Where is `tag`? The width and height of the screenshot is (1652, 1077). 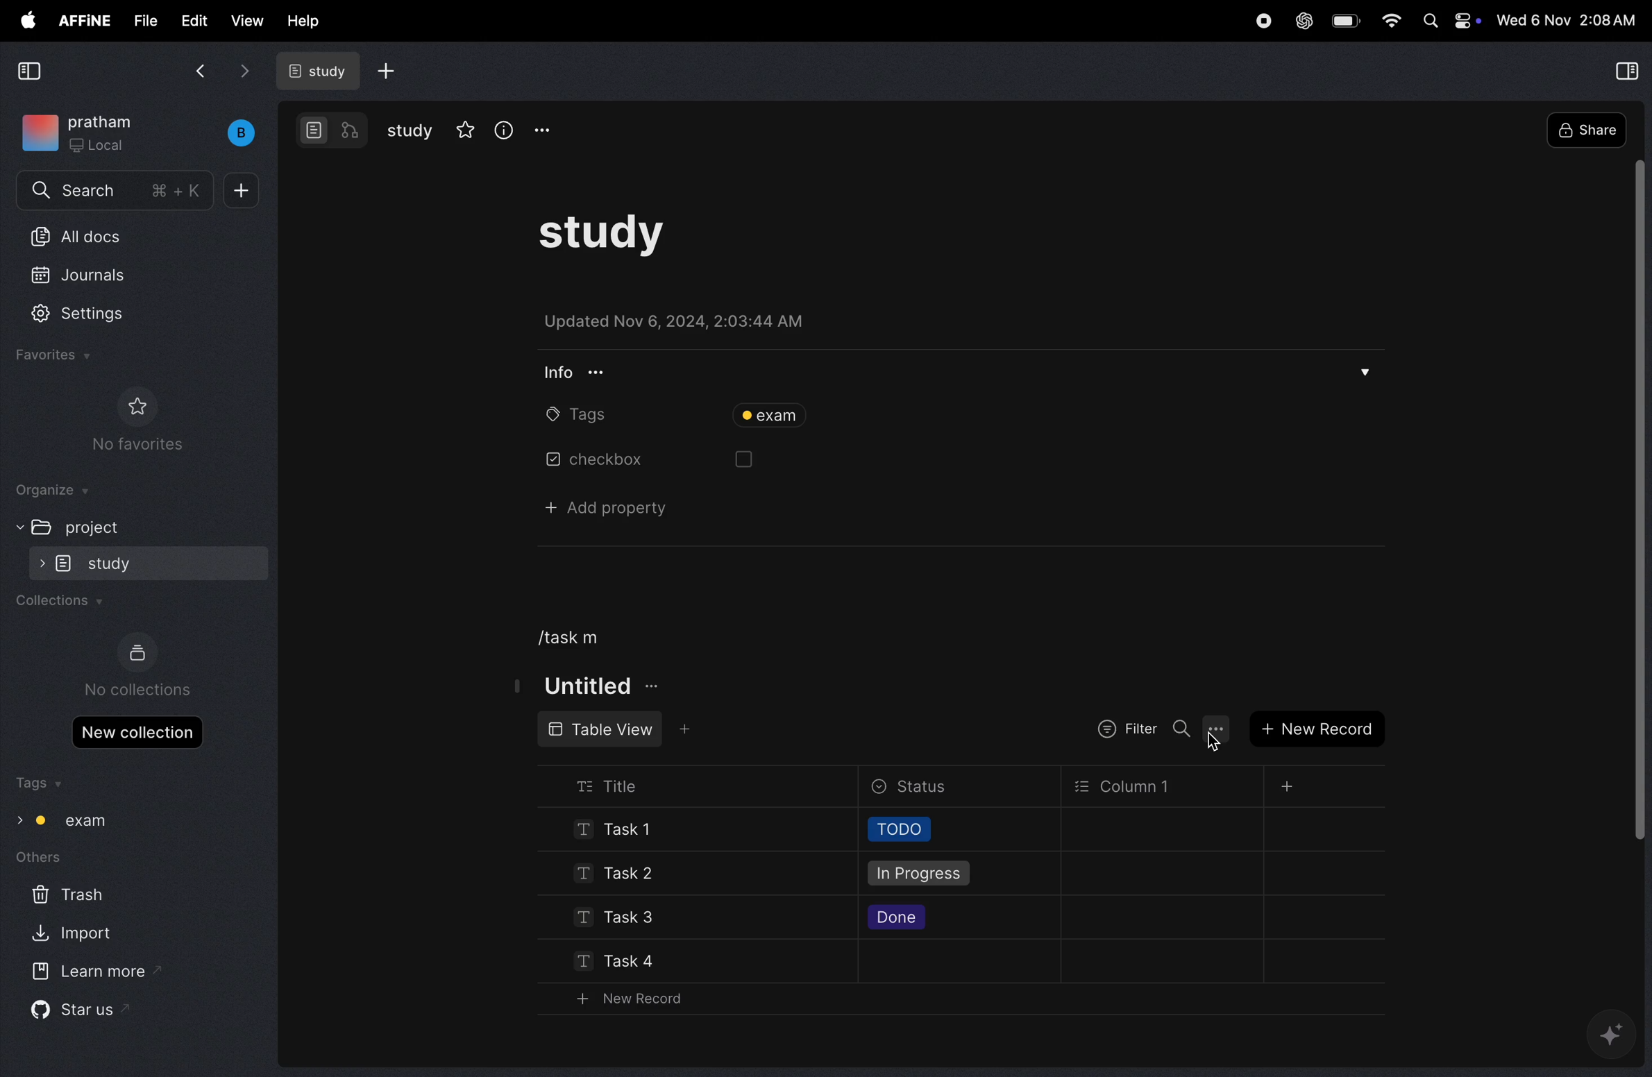 tag is located at coordinates (777, 418).